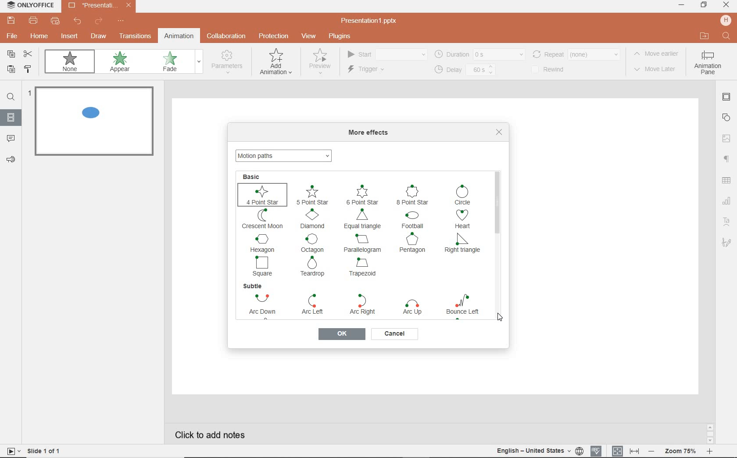  What do you see at coordinates (30, 5) in the screenshot?
I see `system name` at bounding box center [30, 5].